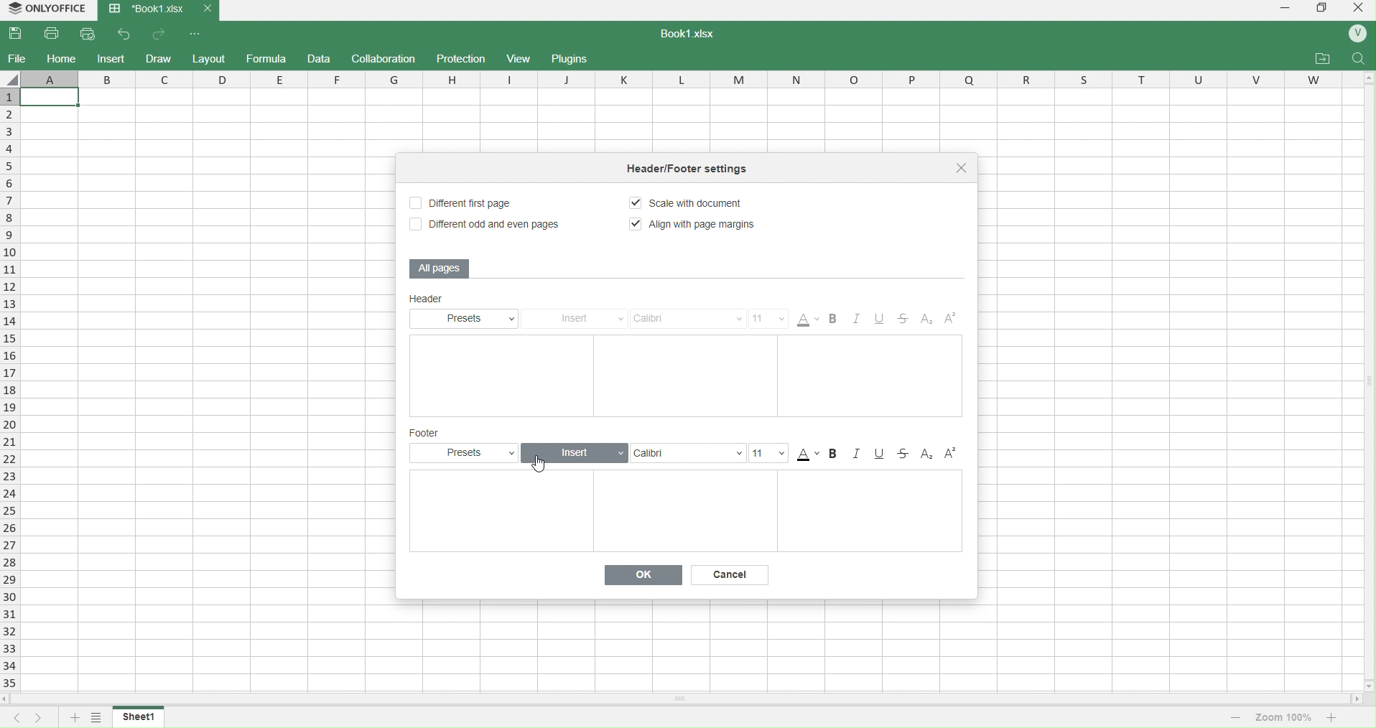  Describe the element at coordinates (1357, 34) in the screenshot. I see `profile` at that location.